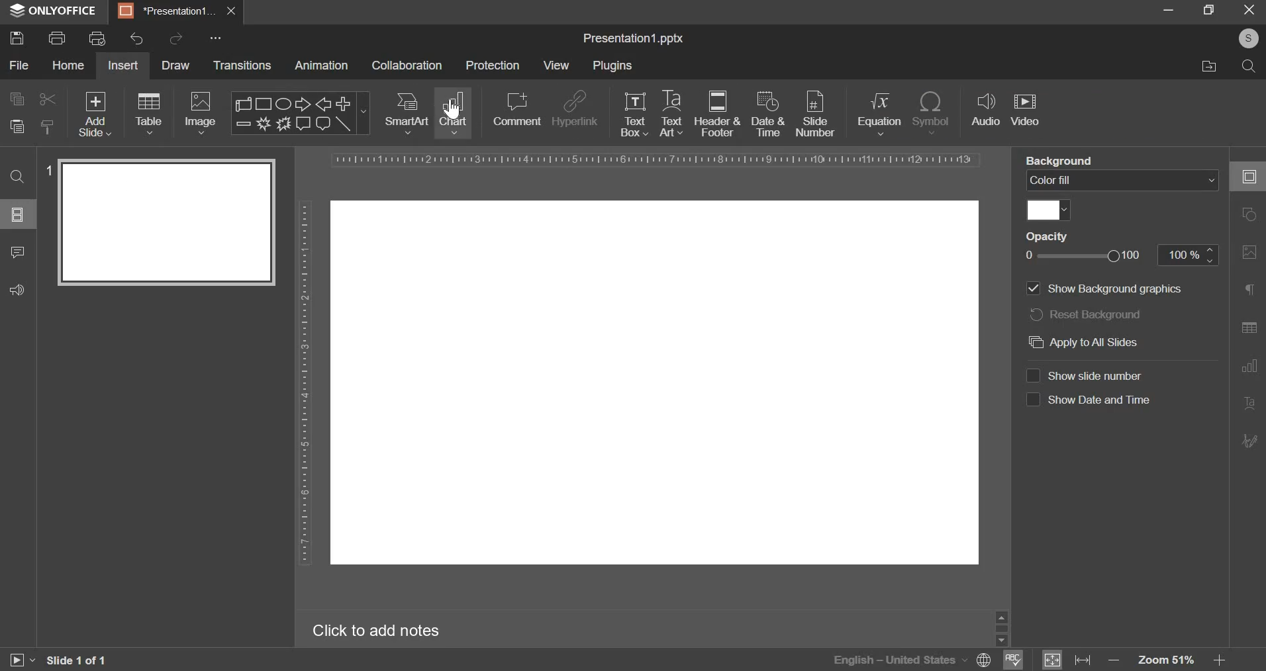  I want to click on search, so click(1249, 66).